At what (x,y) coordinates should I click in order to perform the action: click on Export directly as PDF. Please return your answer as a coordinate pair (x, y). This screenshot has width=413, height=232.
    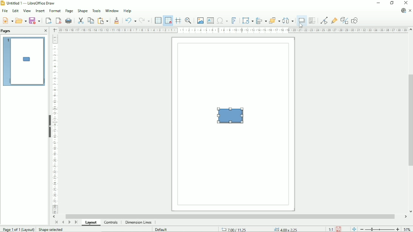
    Looking at the image, I should click on (58, 20).